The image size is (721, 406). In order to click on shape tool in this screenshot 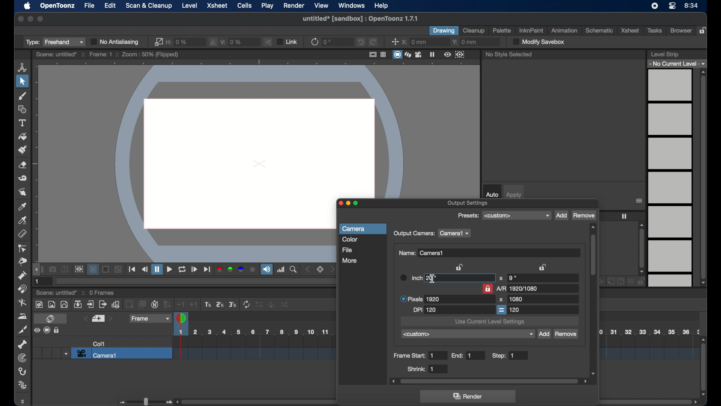, I will do `click(22, 109)`.